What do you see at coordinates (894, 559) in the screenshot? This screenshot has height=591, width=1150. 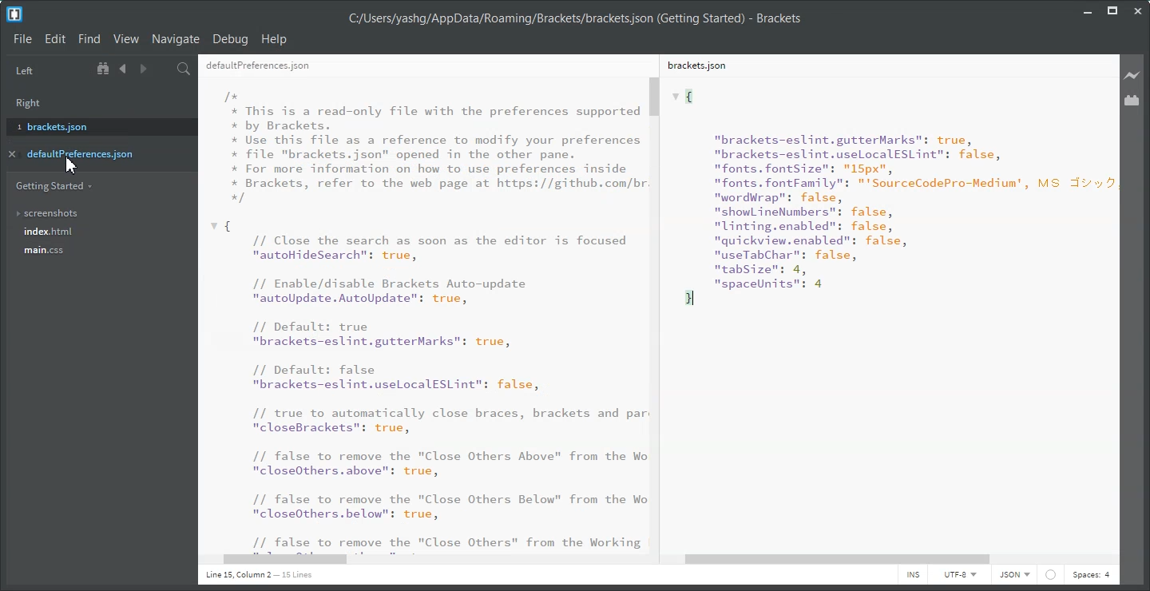 I see `Horizontal Scroll Bar` at bounding box center [894, 559].